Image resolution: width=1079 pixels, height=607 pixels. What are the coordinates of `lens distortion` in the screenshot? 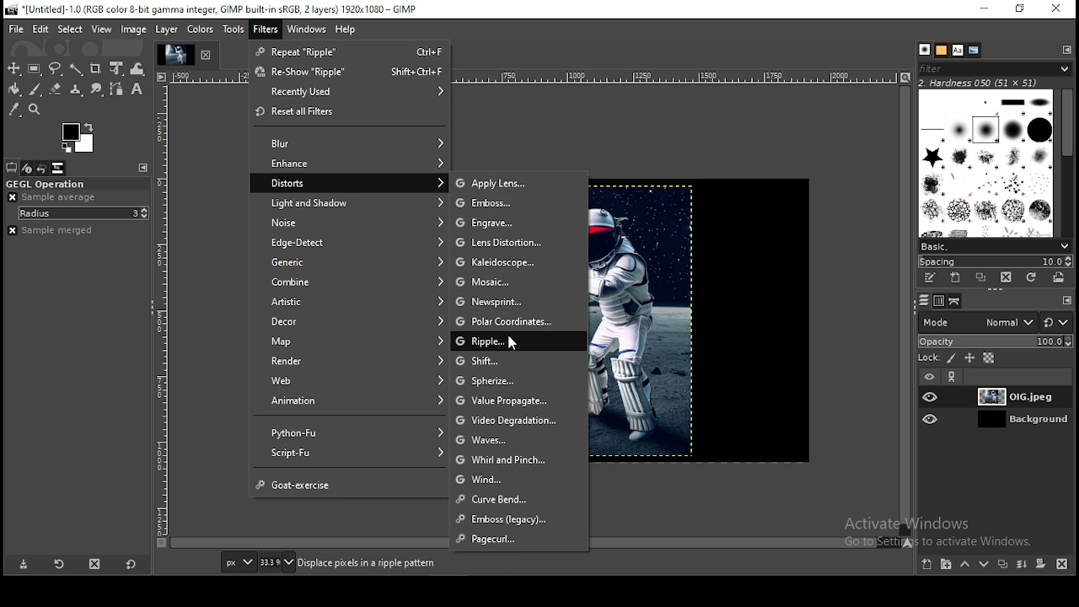 It's located at (506, 243).